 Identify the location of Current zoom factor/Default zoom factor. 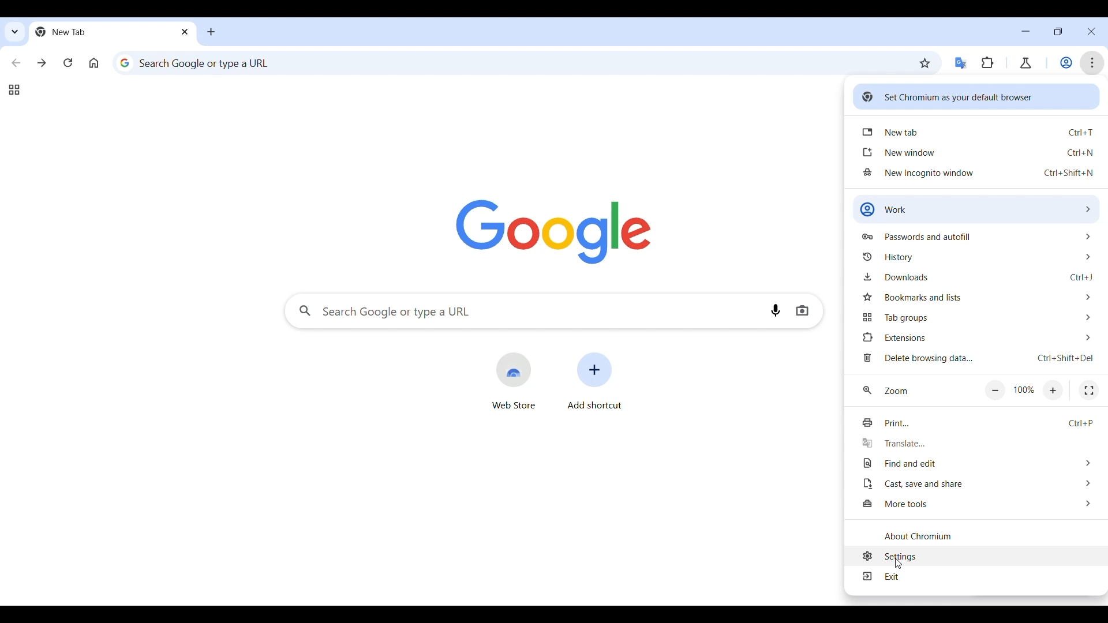
(1024, 390).